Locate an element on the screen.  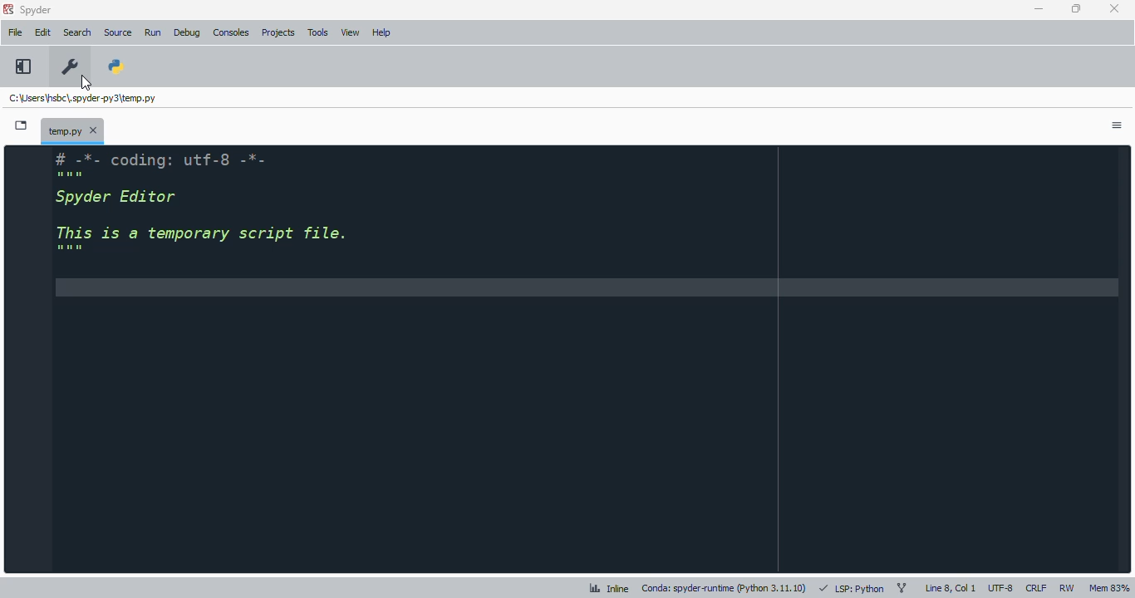
spyder is located at coordinates (37, 10).